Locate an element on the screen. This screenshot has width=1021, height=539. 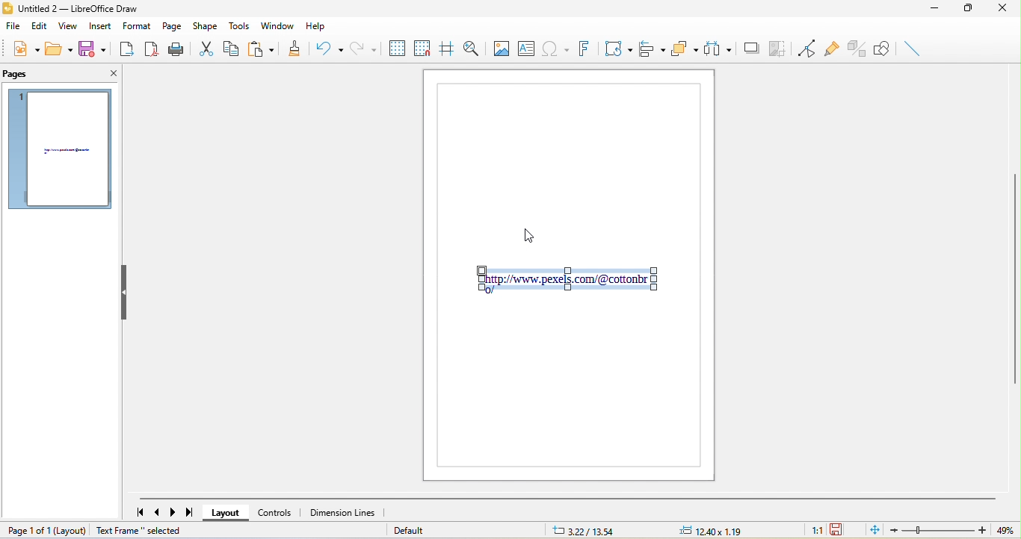
image is located at coordinates (501, 48).